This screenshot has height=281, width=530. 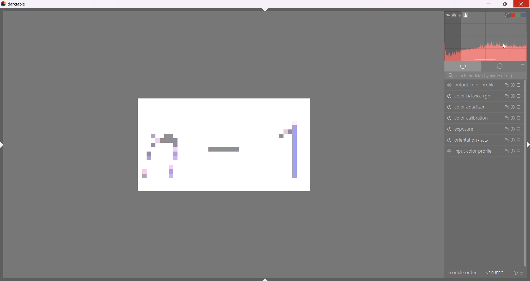 I want to click on search, so click(x=484, y=76).